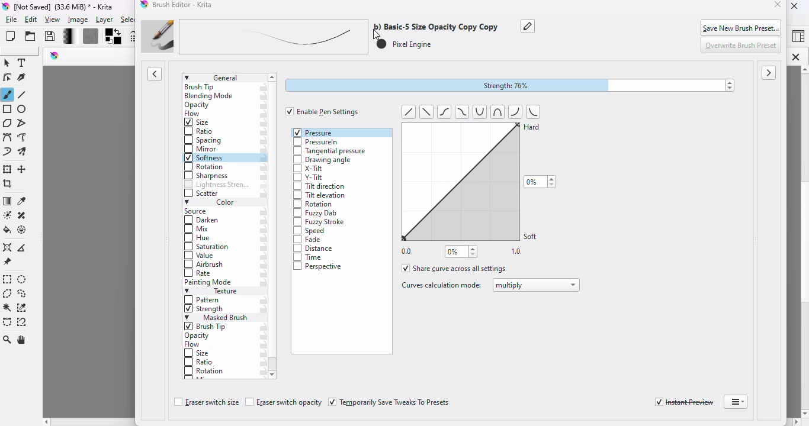 This screenshot has width=809, height=426. What do you see at coordinates (445, 111) in the screenshot?
I see `tild` at bounding box center [445, 111].